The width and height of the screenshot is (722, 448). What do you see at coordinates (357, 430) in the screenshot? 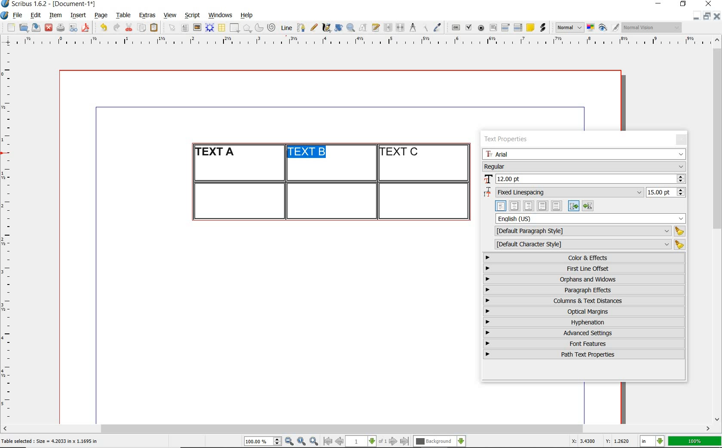
I see `scrollbar` at bounding box center [357, 430].